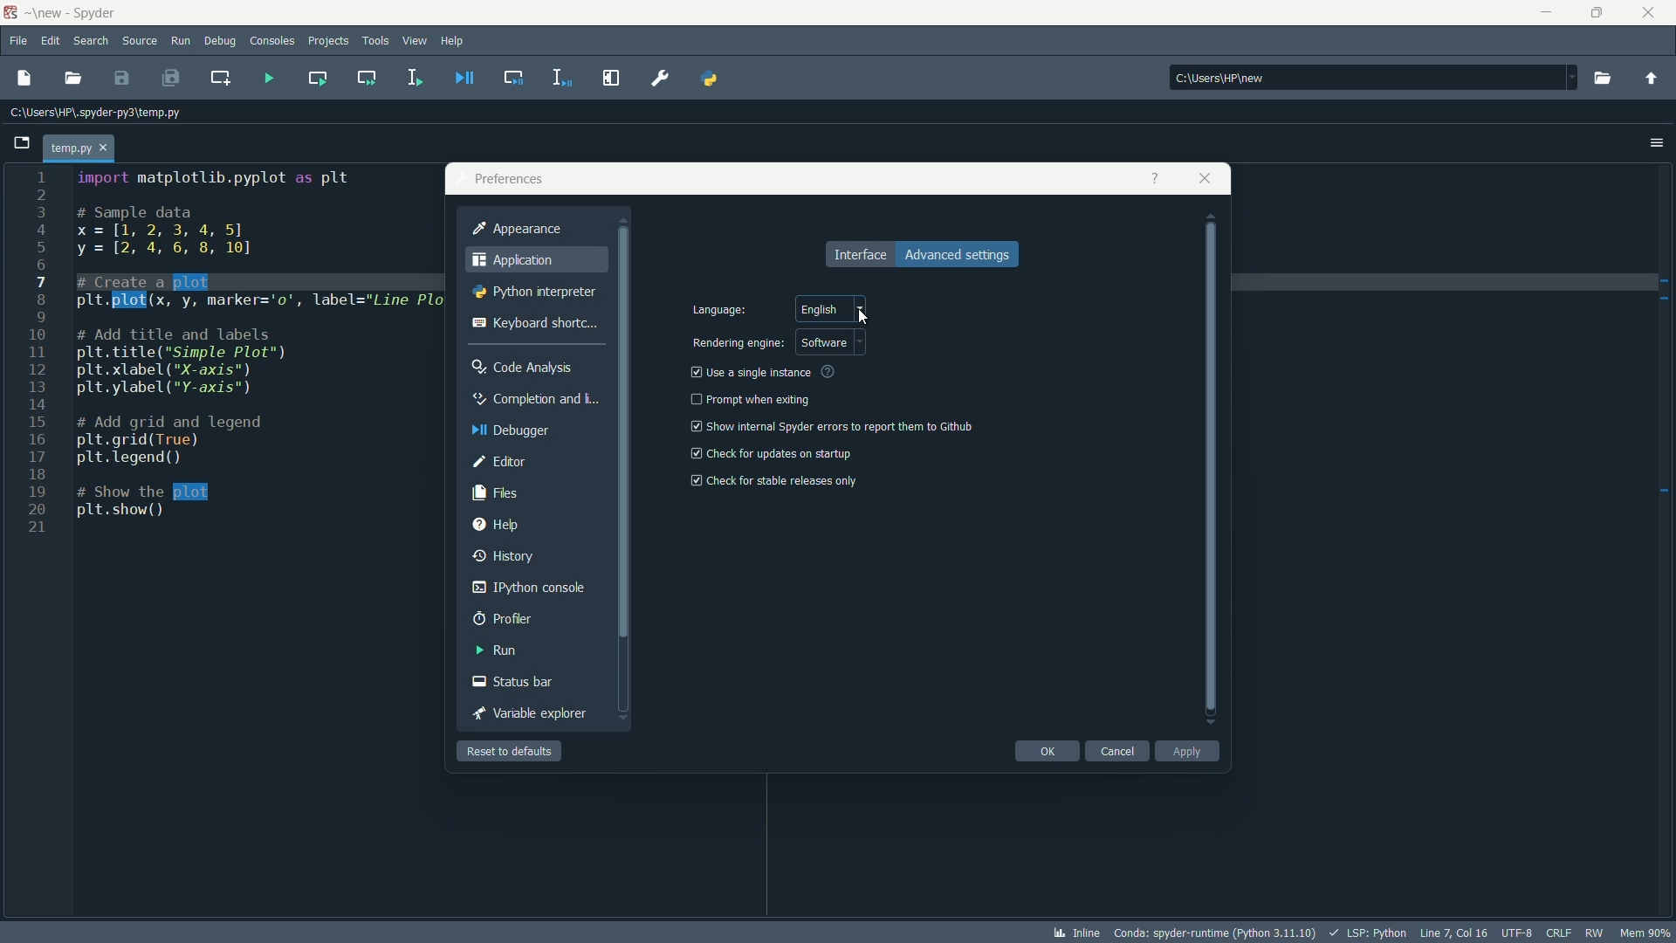 Image resolution: width=1676 pixels, height=943 pixels. What do you see at coordinates (269, 78) in the screenshot?
I see `run file` at bounding box center [269, 78].